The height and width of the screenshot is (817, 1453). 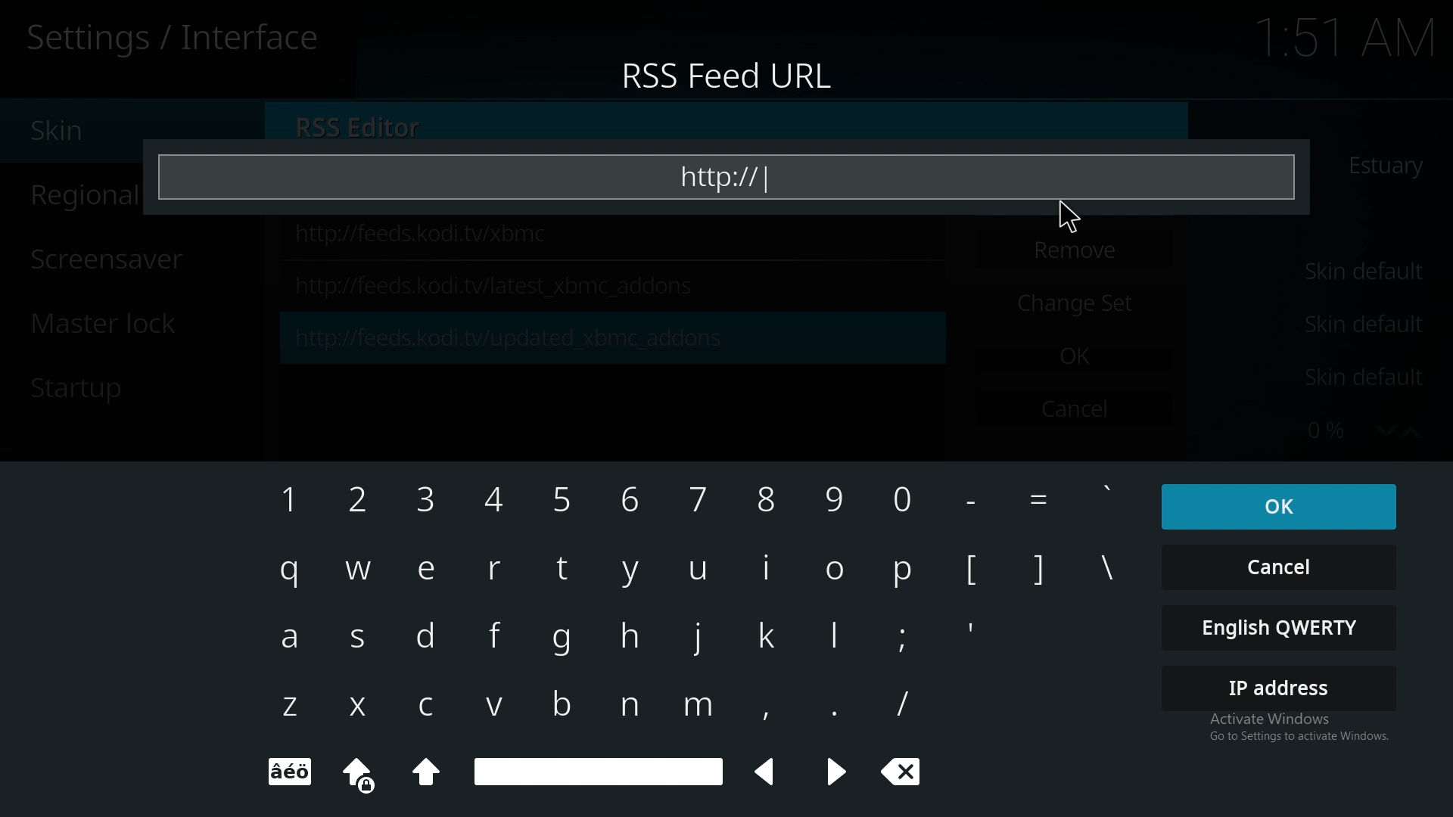 I want to click on ip address, so click(x=1278, y=686).